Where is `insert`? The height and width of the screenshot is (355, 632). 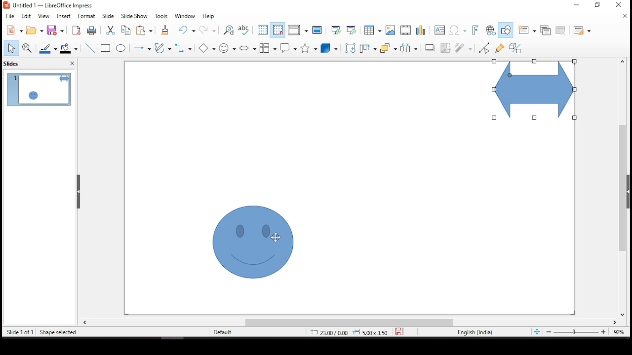 insert is located at coordinates (65, 16).